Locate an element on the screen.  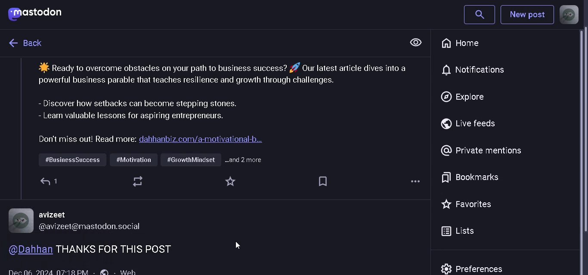
#GrowthMindset is located at coordinates (190, 160).